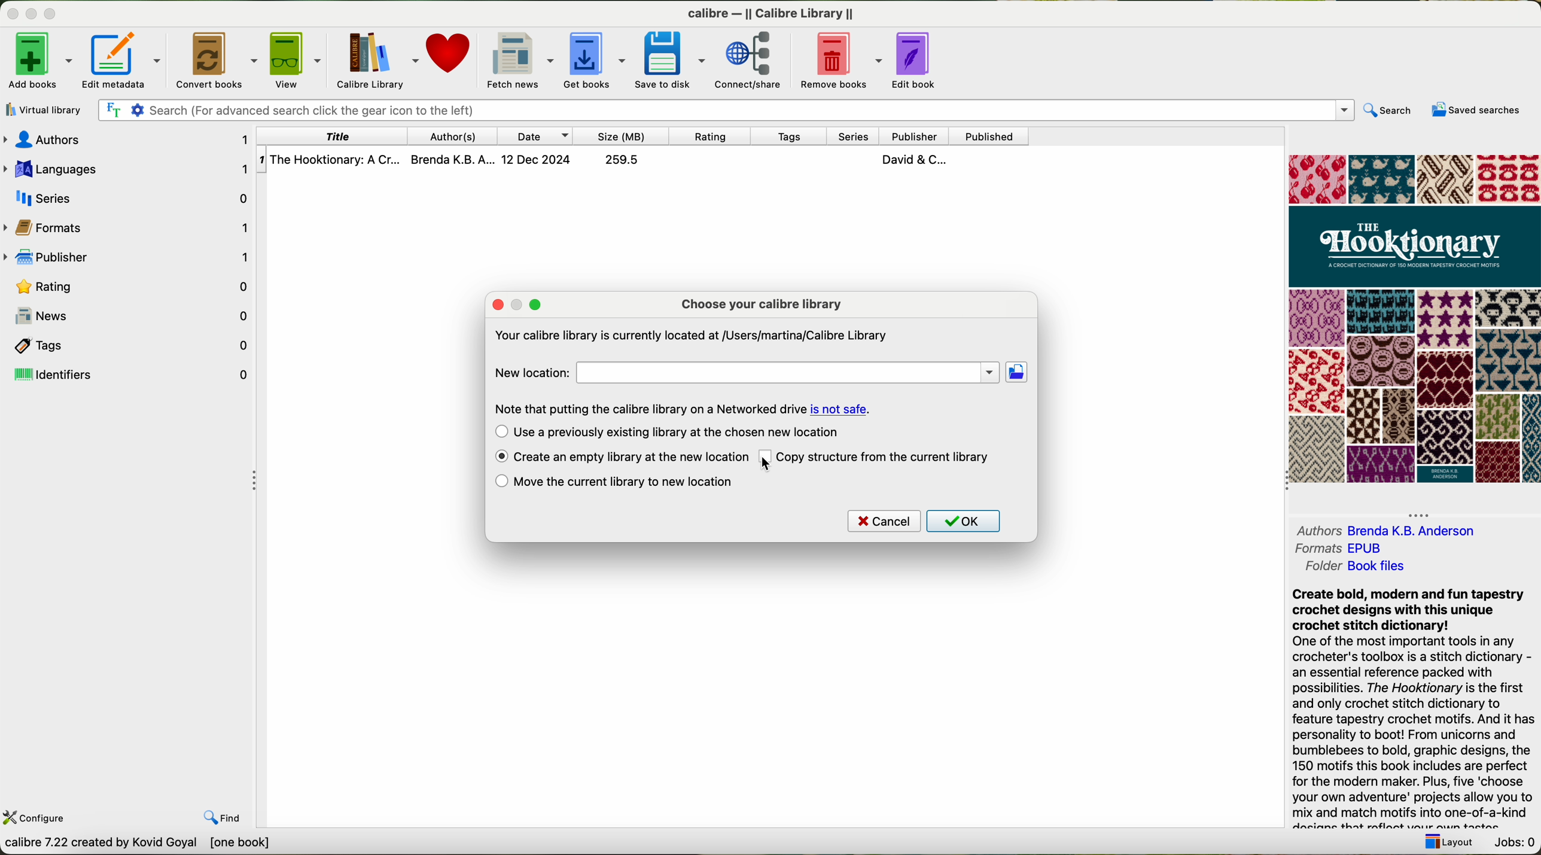 This screenshot has height=855, width=1541. What do you see at coordinates (496, 303) in the screenshot?
I see `close popup` at bounding box center [496, 303].